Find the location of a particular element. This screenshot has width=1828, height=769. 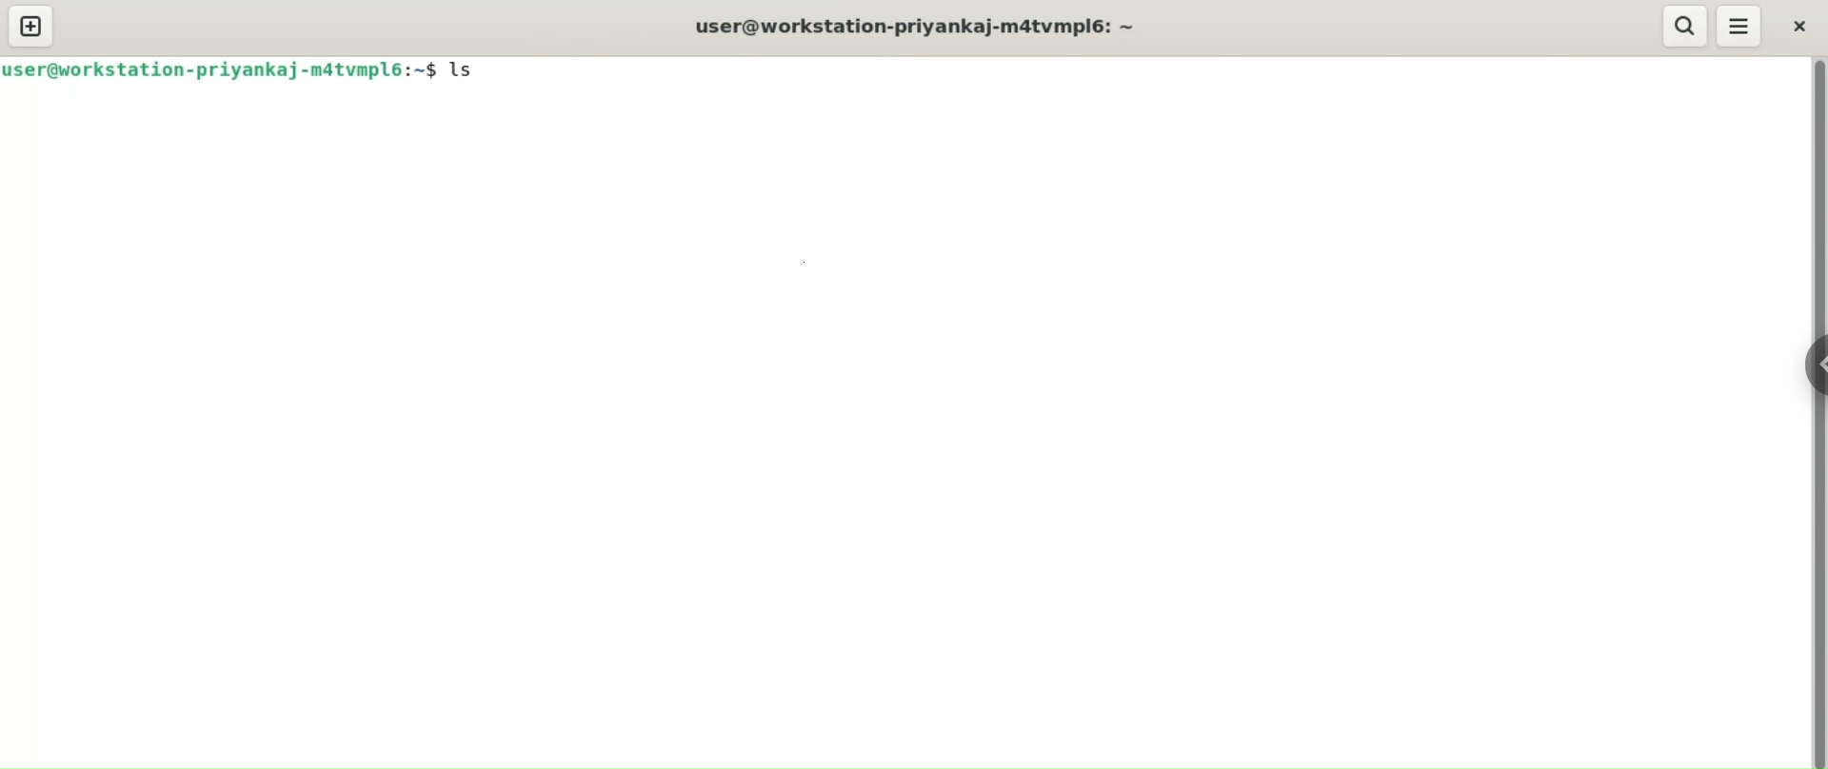

menu is located at coordinates (1740, 28).